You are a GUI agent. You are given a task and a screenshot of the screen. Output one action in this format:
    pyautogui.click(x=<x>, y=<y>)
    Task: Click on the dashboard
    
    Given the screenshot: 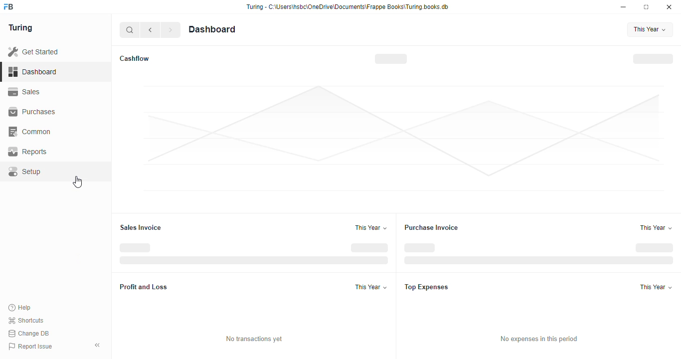 What is the action you would take?
    pyautogui.click(x=212, y=29)
    